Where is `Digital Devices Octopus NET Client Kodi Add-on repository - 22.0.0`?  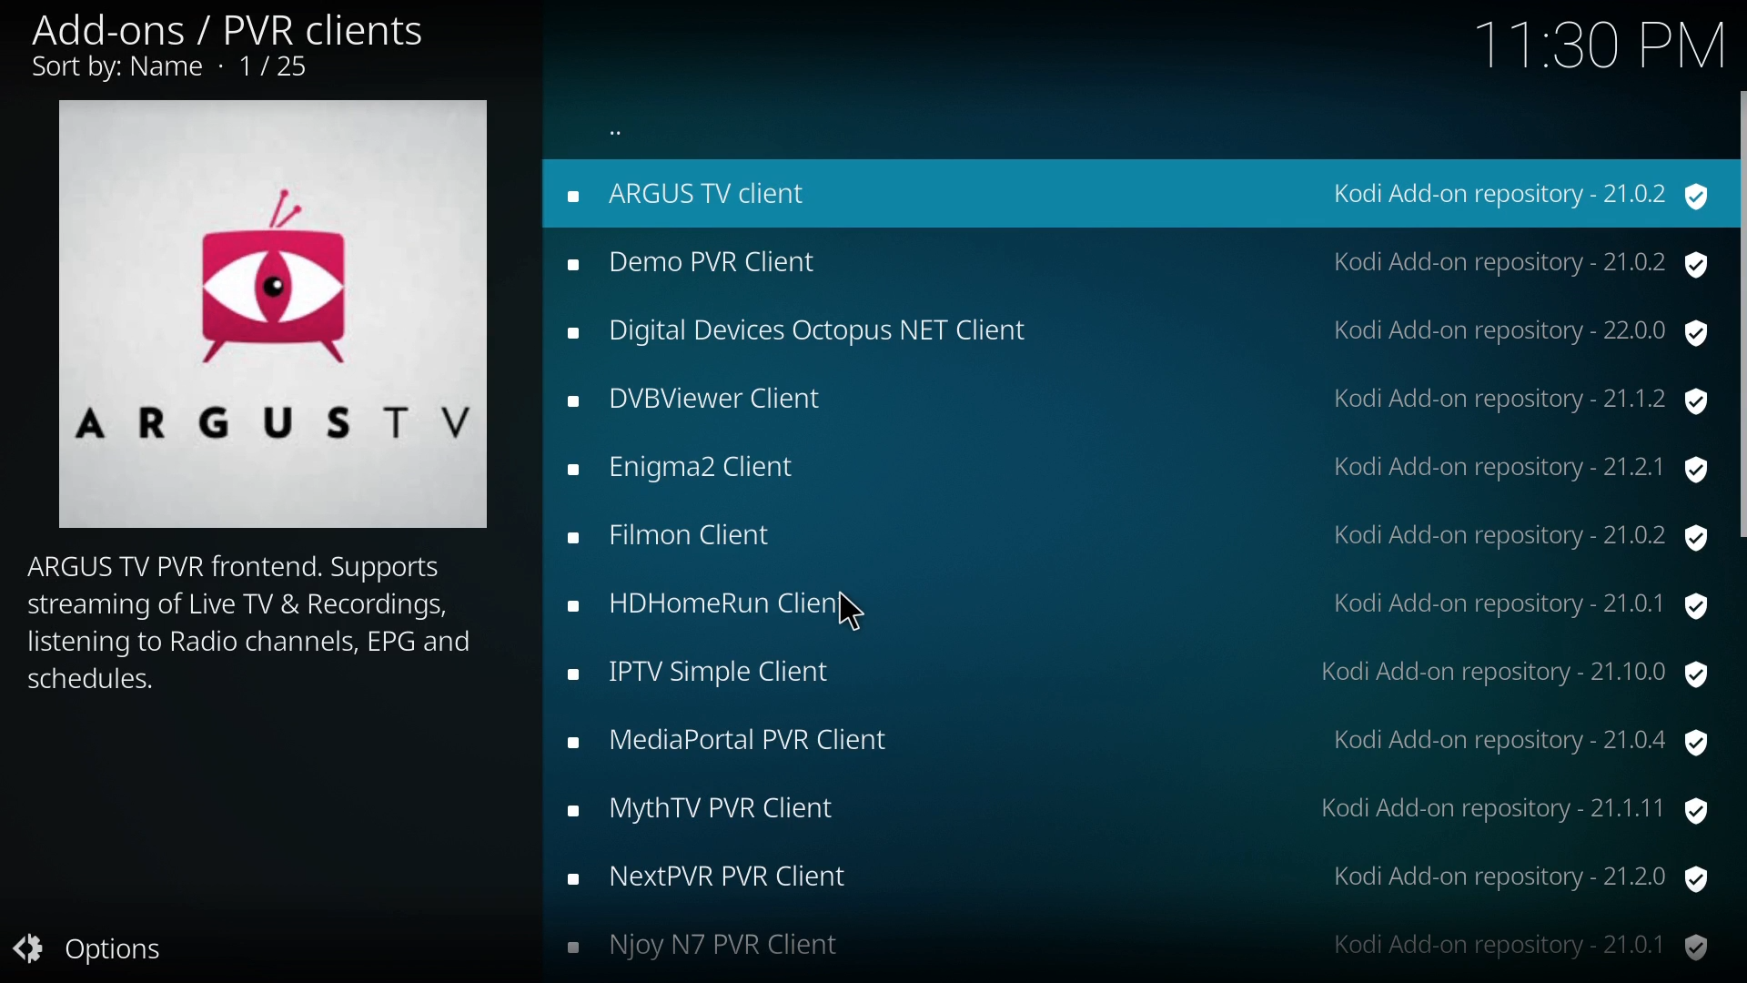
Digital Devices Octopus NET Client Kodi Add-on repository - 22.0.0 is located at coordinates (1136, 329).